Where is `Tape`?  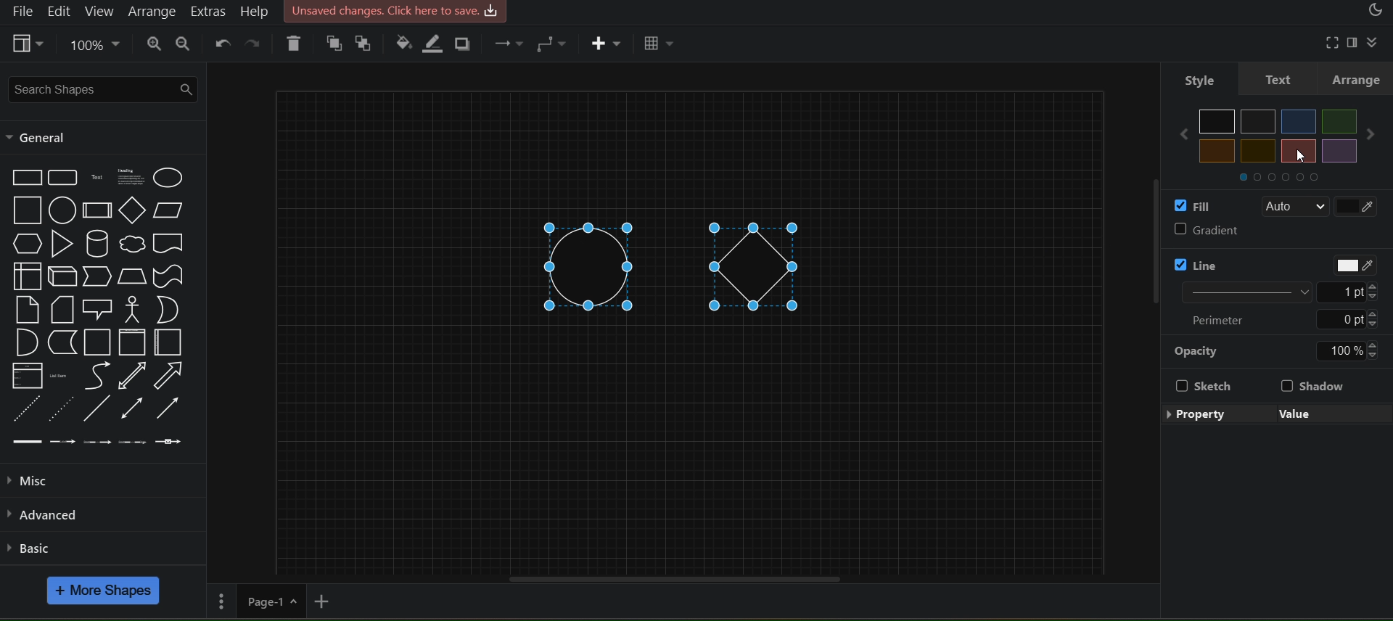 Tape is located at coordinates (170, 276).